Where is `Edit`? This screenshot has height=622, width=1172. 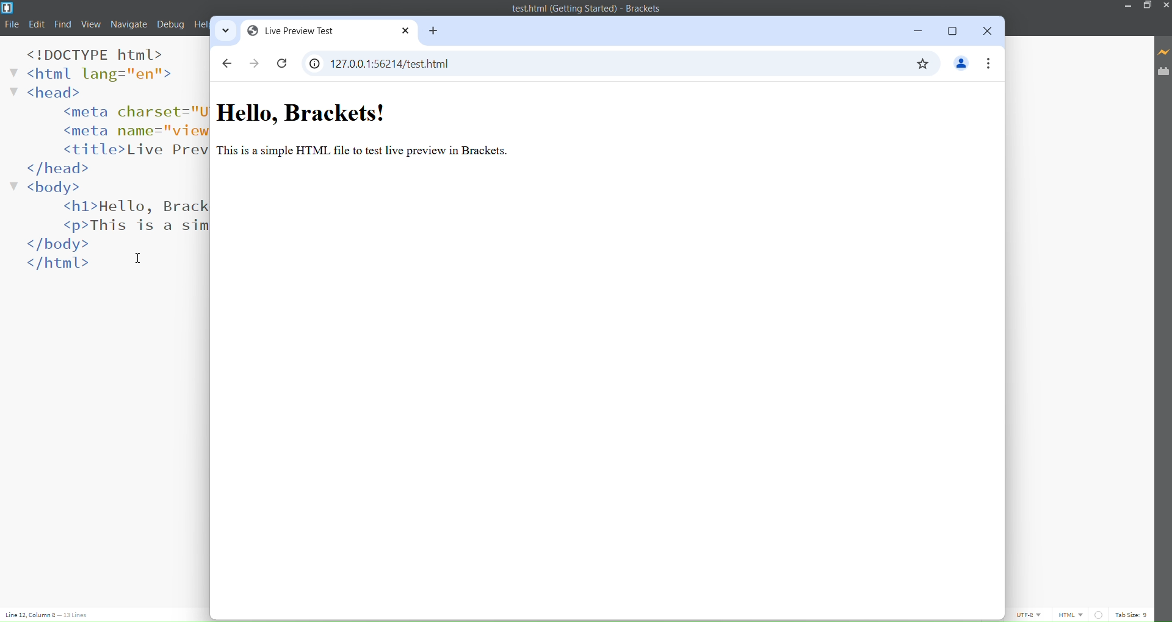
Edit is located at coordinates (37, 24).